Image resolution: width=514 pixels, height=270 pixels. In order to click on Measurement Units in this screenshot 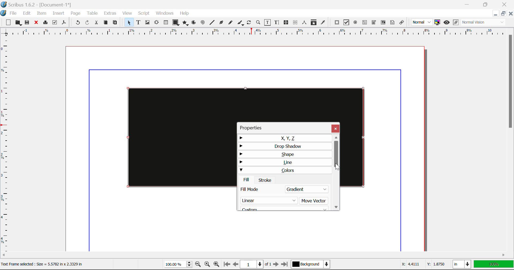, I will do `click(462, 265)`.